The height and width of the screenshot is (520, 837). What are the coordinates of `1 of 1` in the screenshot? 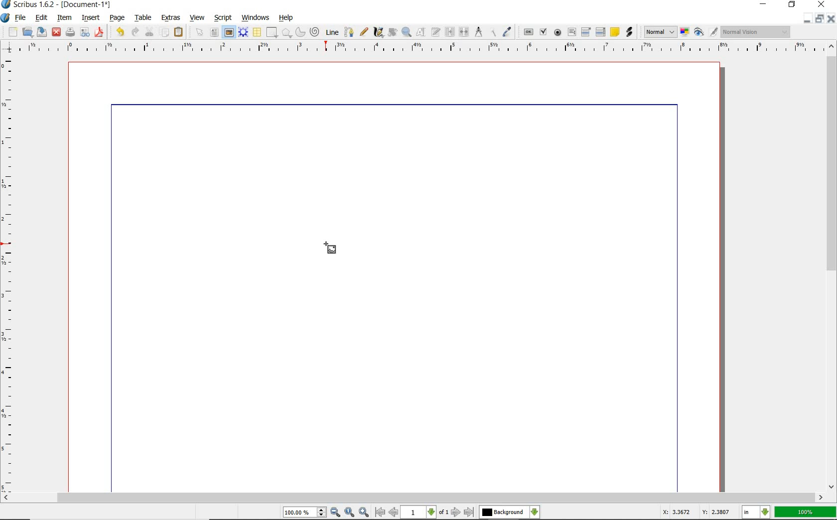 It's located at (426, 513).